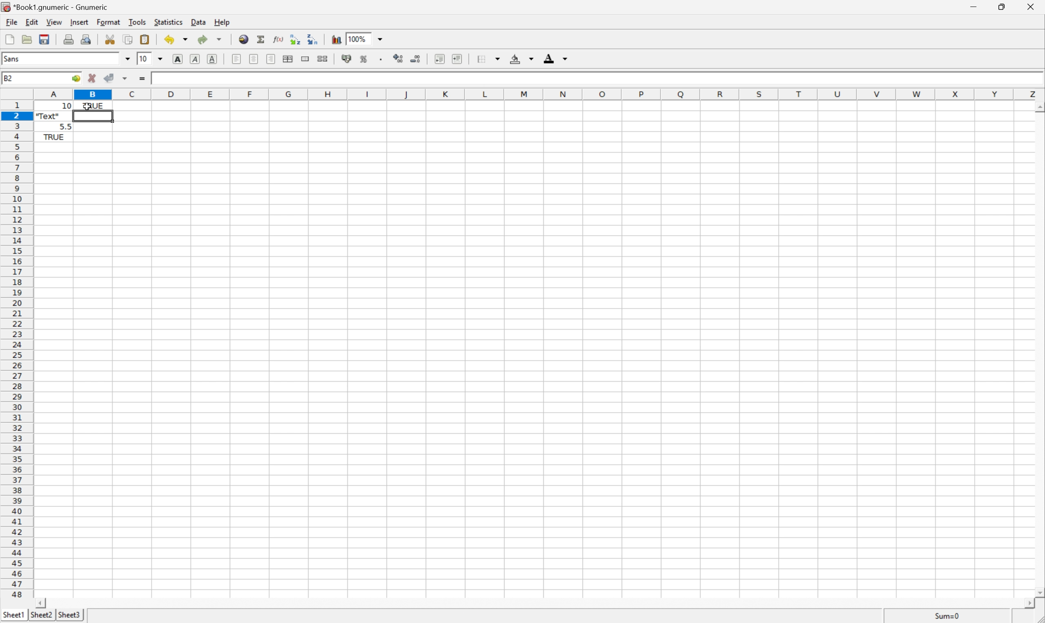 The image size is (1045, 623). What do you see at coordinates (44, 38) in the screenshot?
I see `Save current workbook` at bounding box center [44, 38].